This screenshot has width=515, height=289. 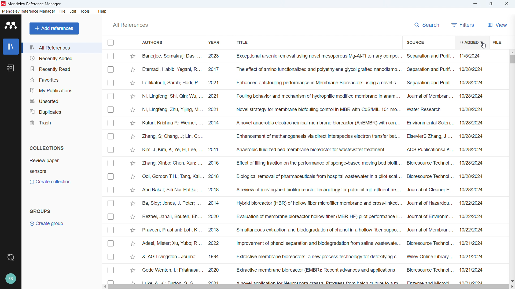 What do you see at coordinates (215, 167) in the screenshot?
I see `year of publication for individual entries ` at bounding box center [215, 167].